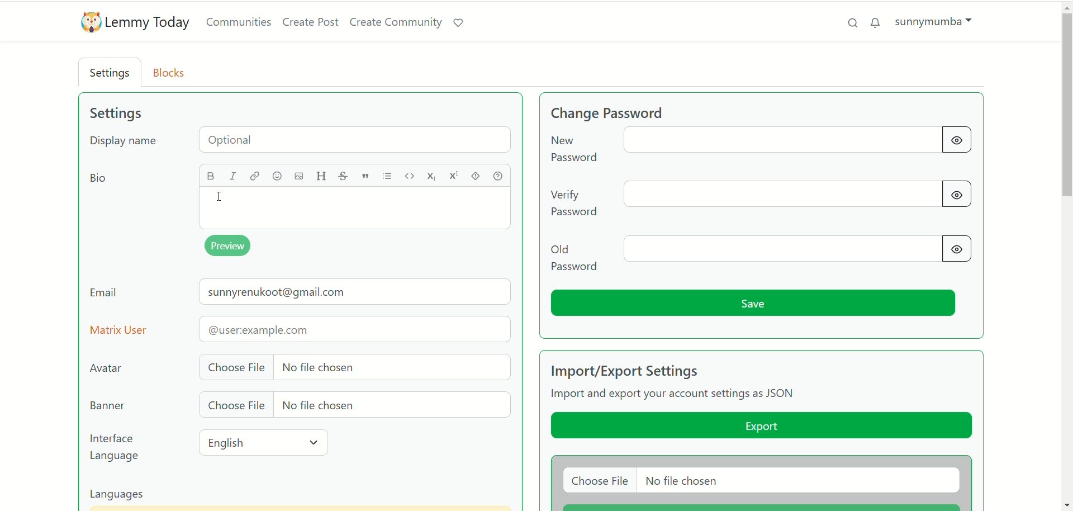  I want to click on list, so click(390, 176).